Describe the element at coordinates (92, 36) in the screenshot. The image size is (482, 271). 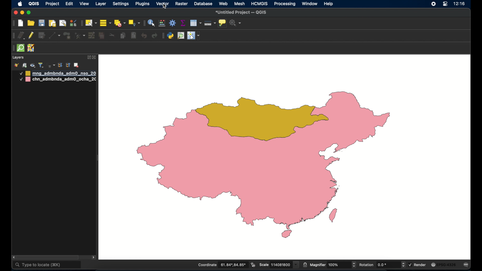
I see `modify attributes` at that location.